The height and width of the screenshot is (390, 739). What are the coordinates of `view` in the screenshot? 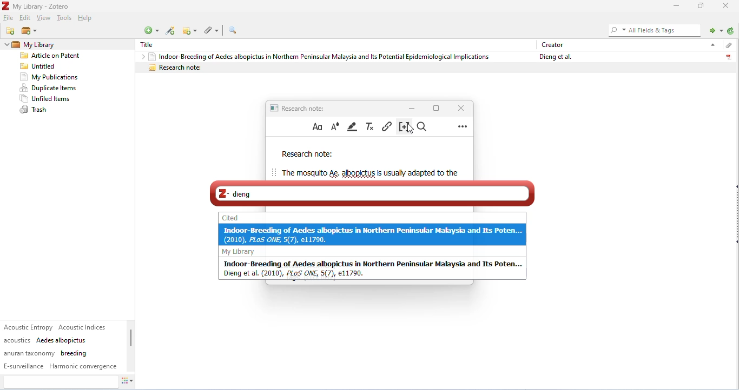 It's located at (44, 18).